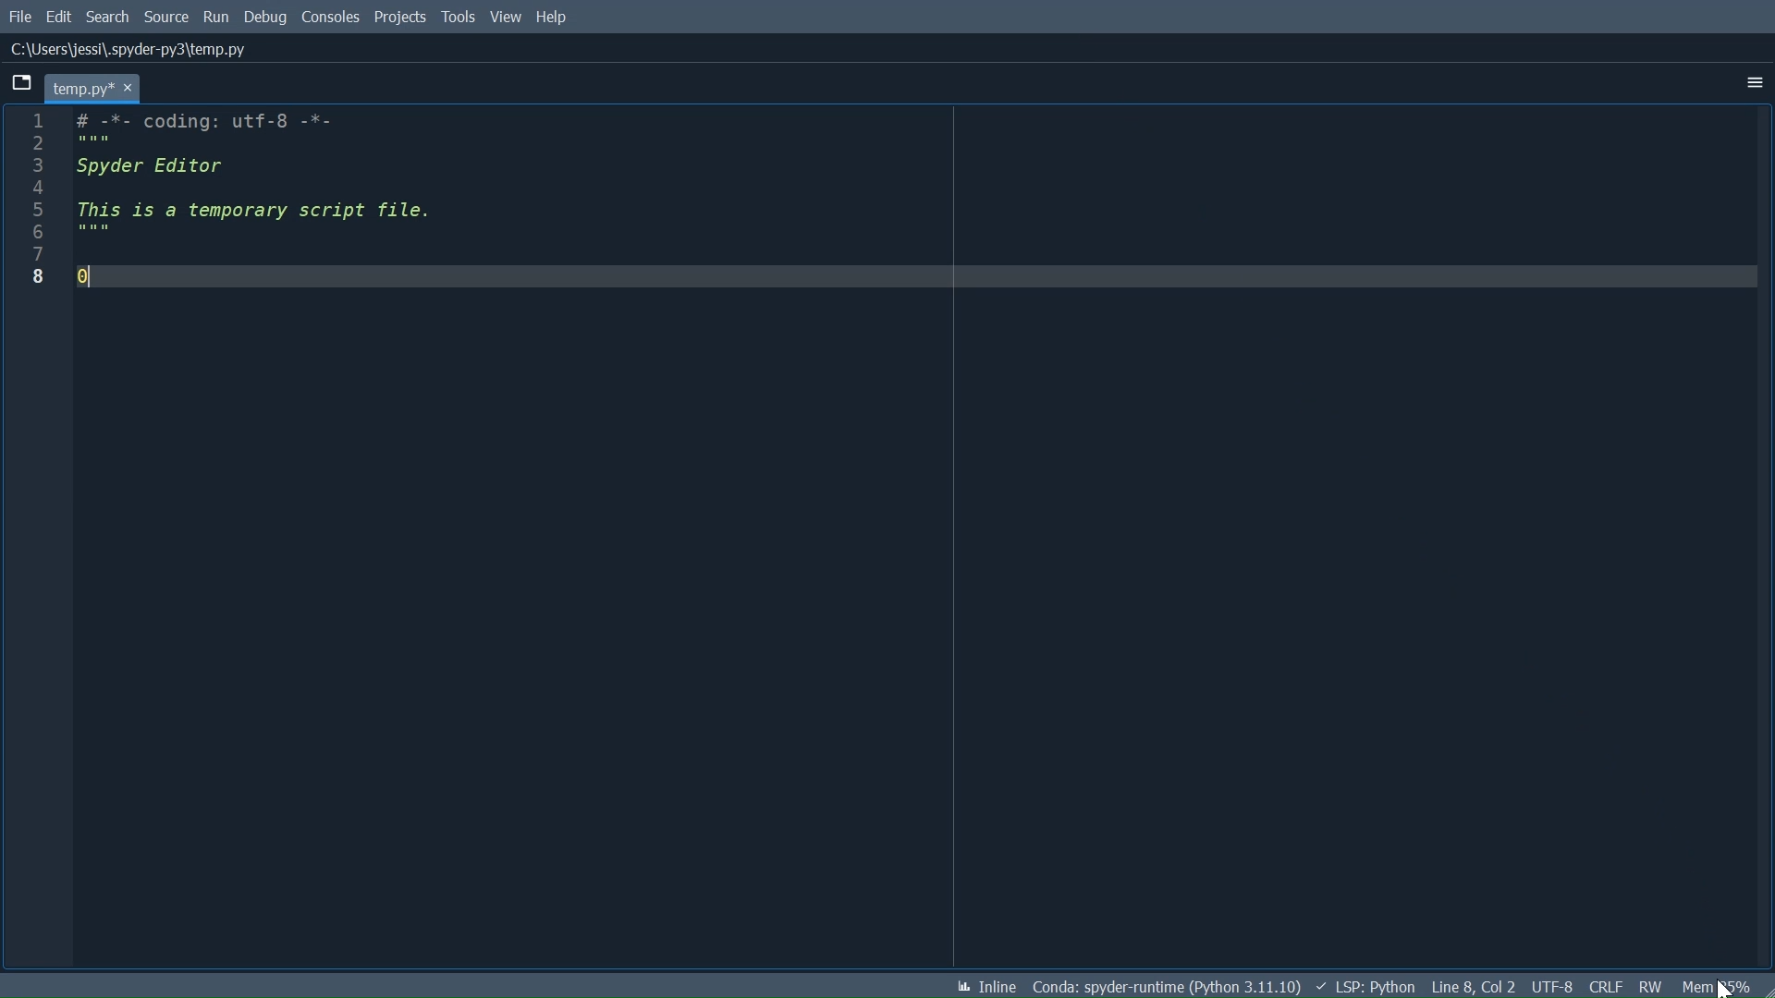 The width and height of the screenshot is (1775, 998). I want to click on Language, so click(1366, 987).